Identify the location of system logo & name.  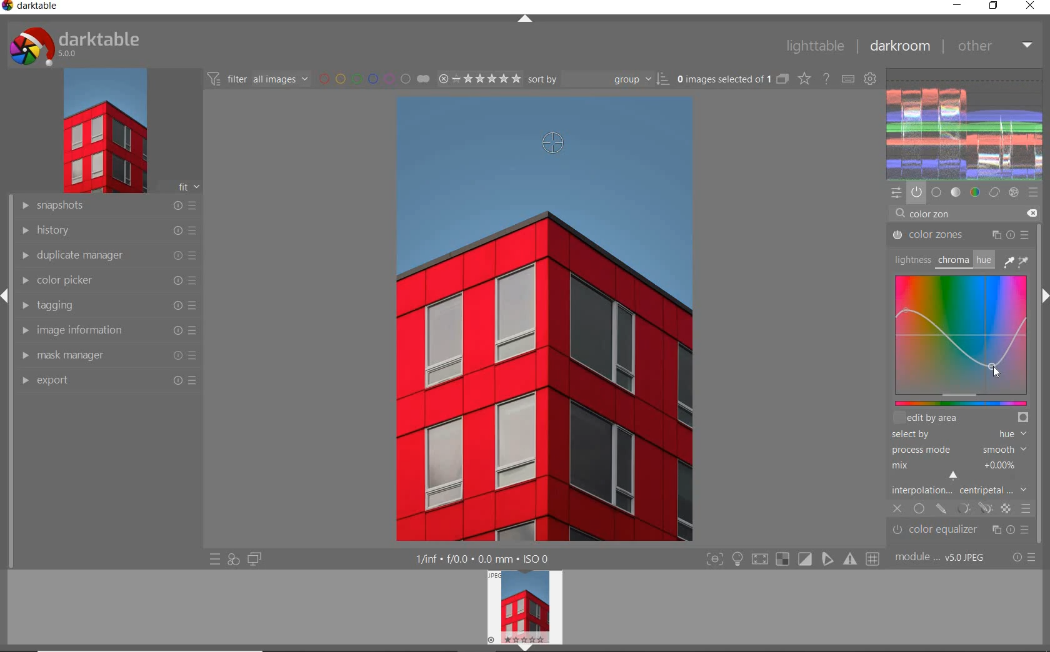
(77, 46).